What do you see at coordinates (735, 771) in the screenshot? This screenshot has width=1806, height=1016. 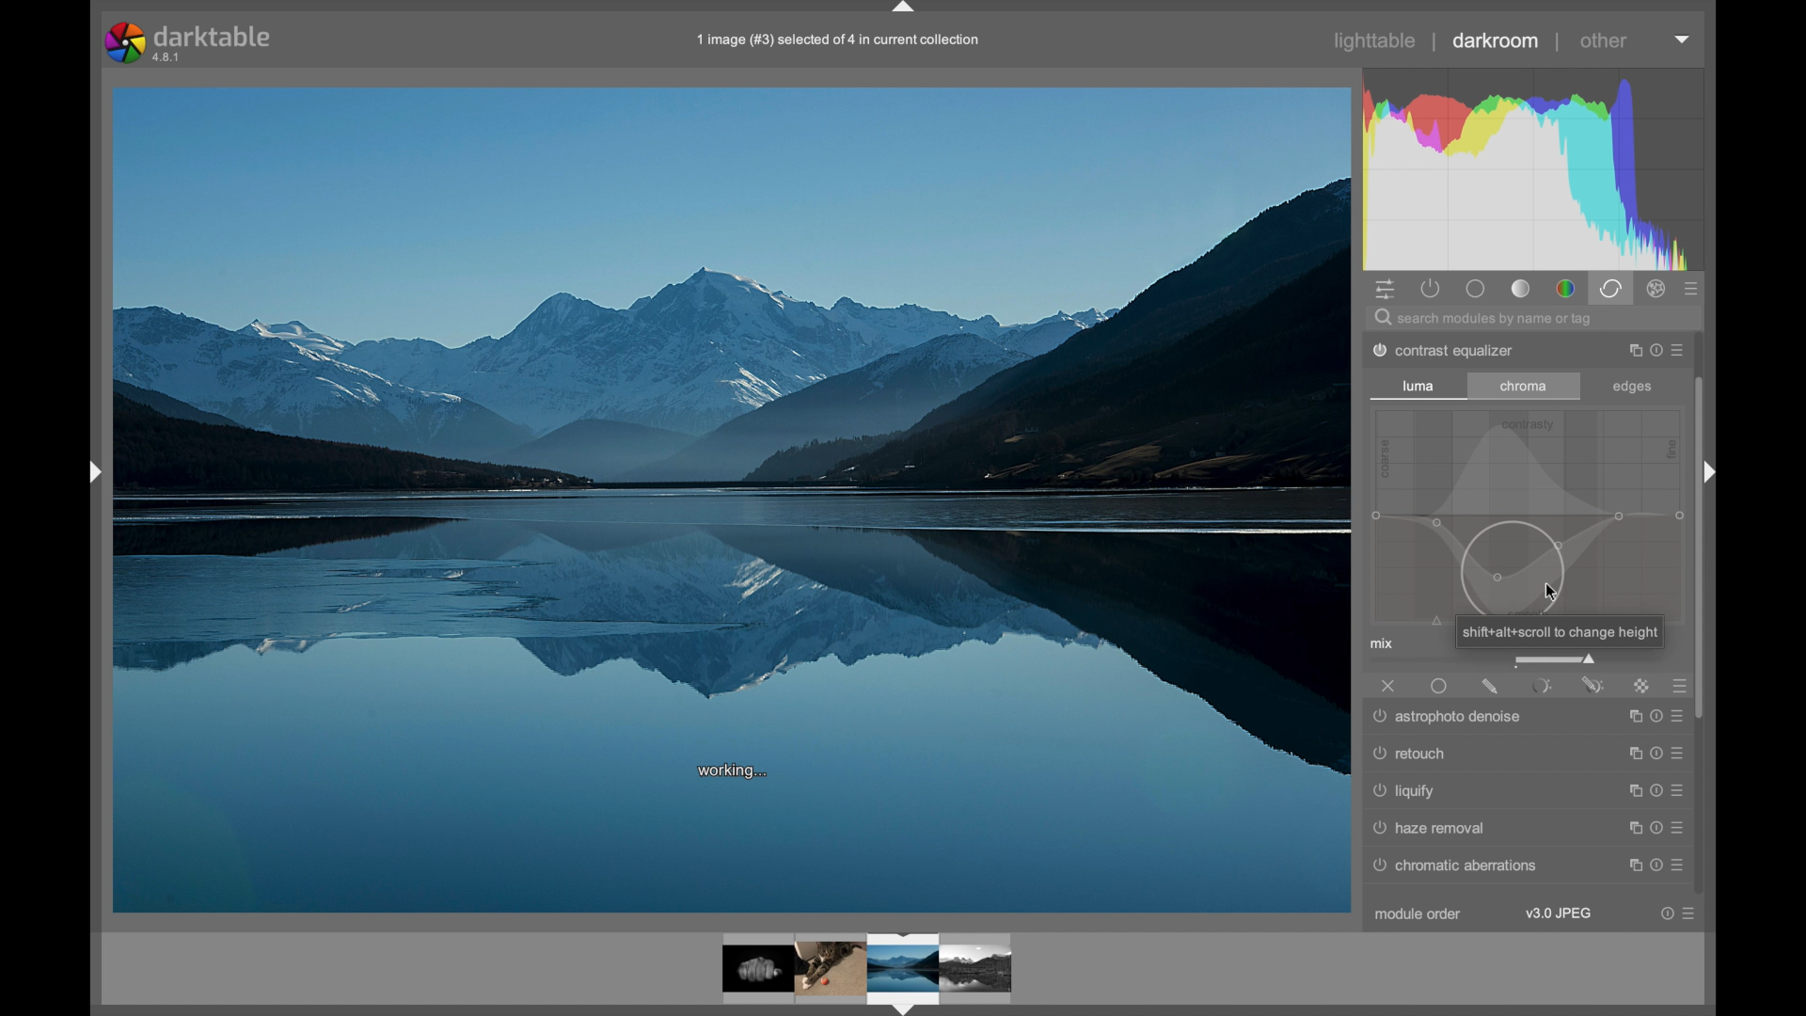 I see `working` at bounding box center [735, 771].